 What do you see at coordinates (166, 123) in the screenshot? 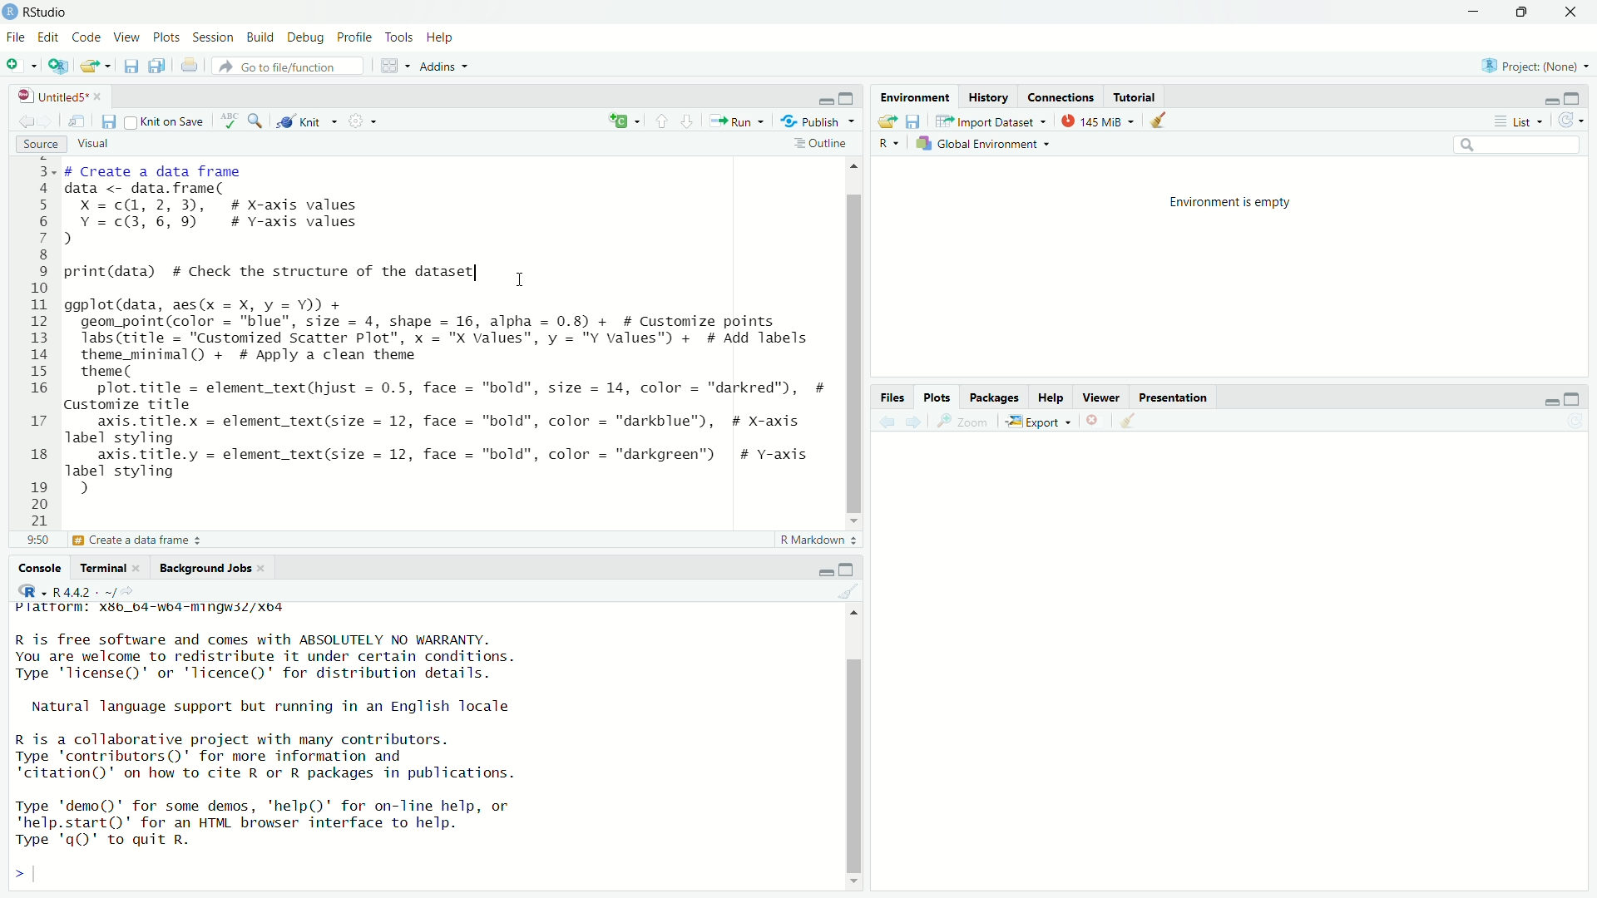
I see `Knit on save` at bounding box center [166, 123].